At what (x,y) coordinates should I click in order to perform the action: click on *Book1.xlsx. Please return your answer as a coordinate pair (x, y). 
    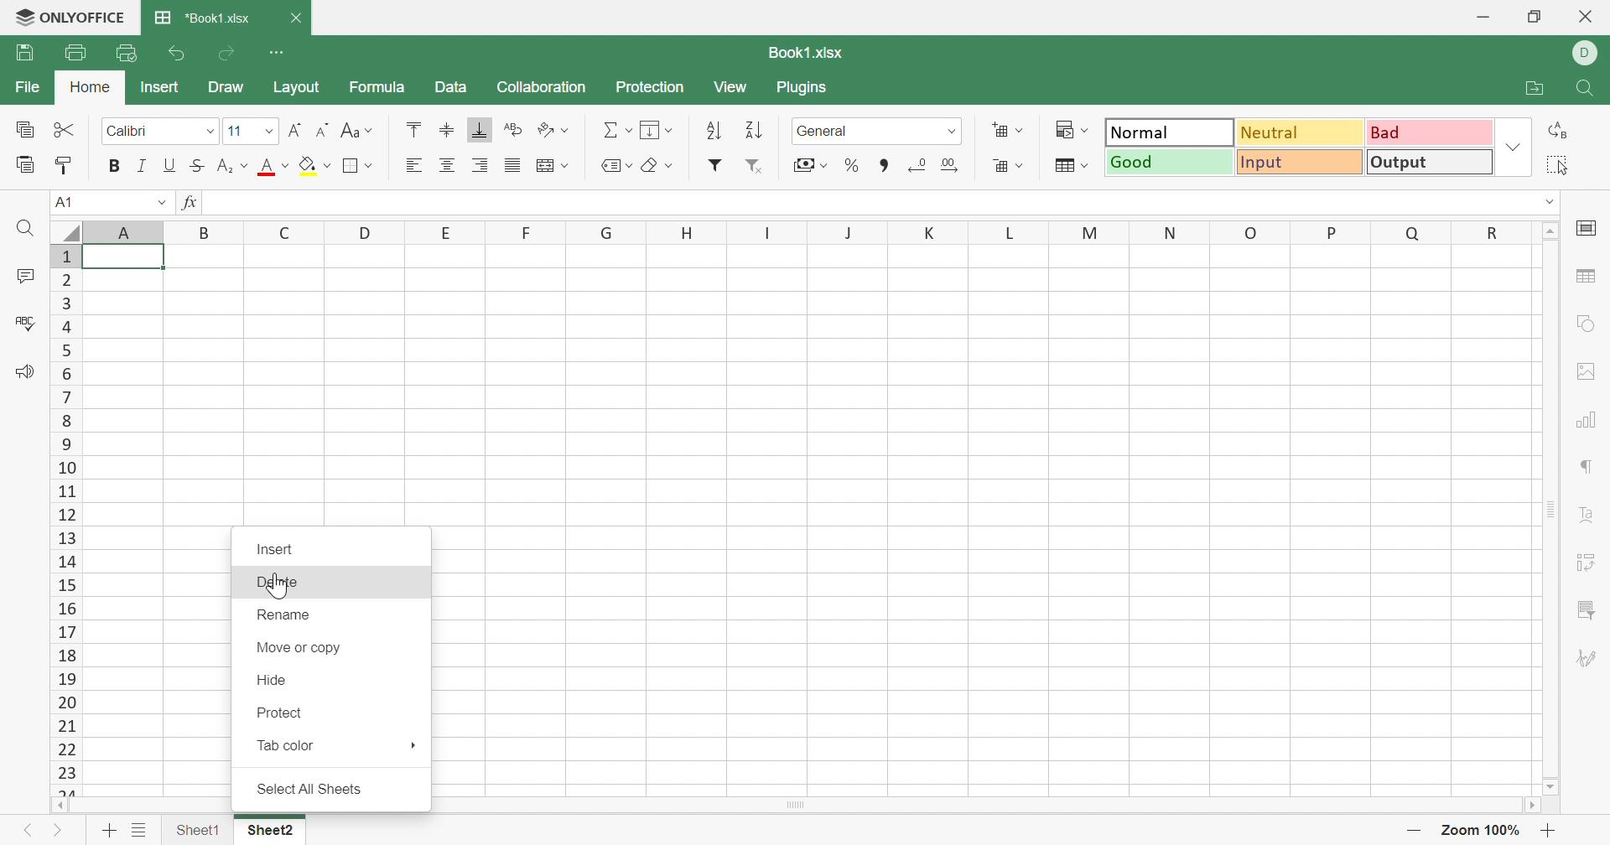
    Looking at the image, I should click on (206, 15).